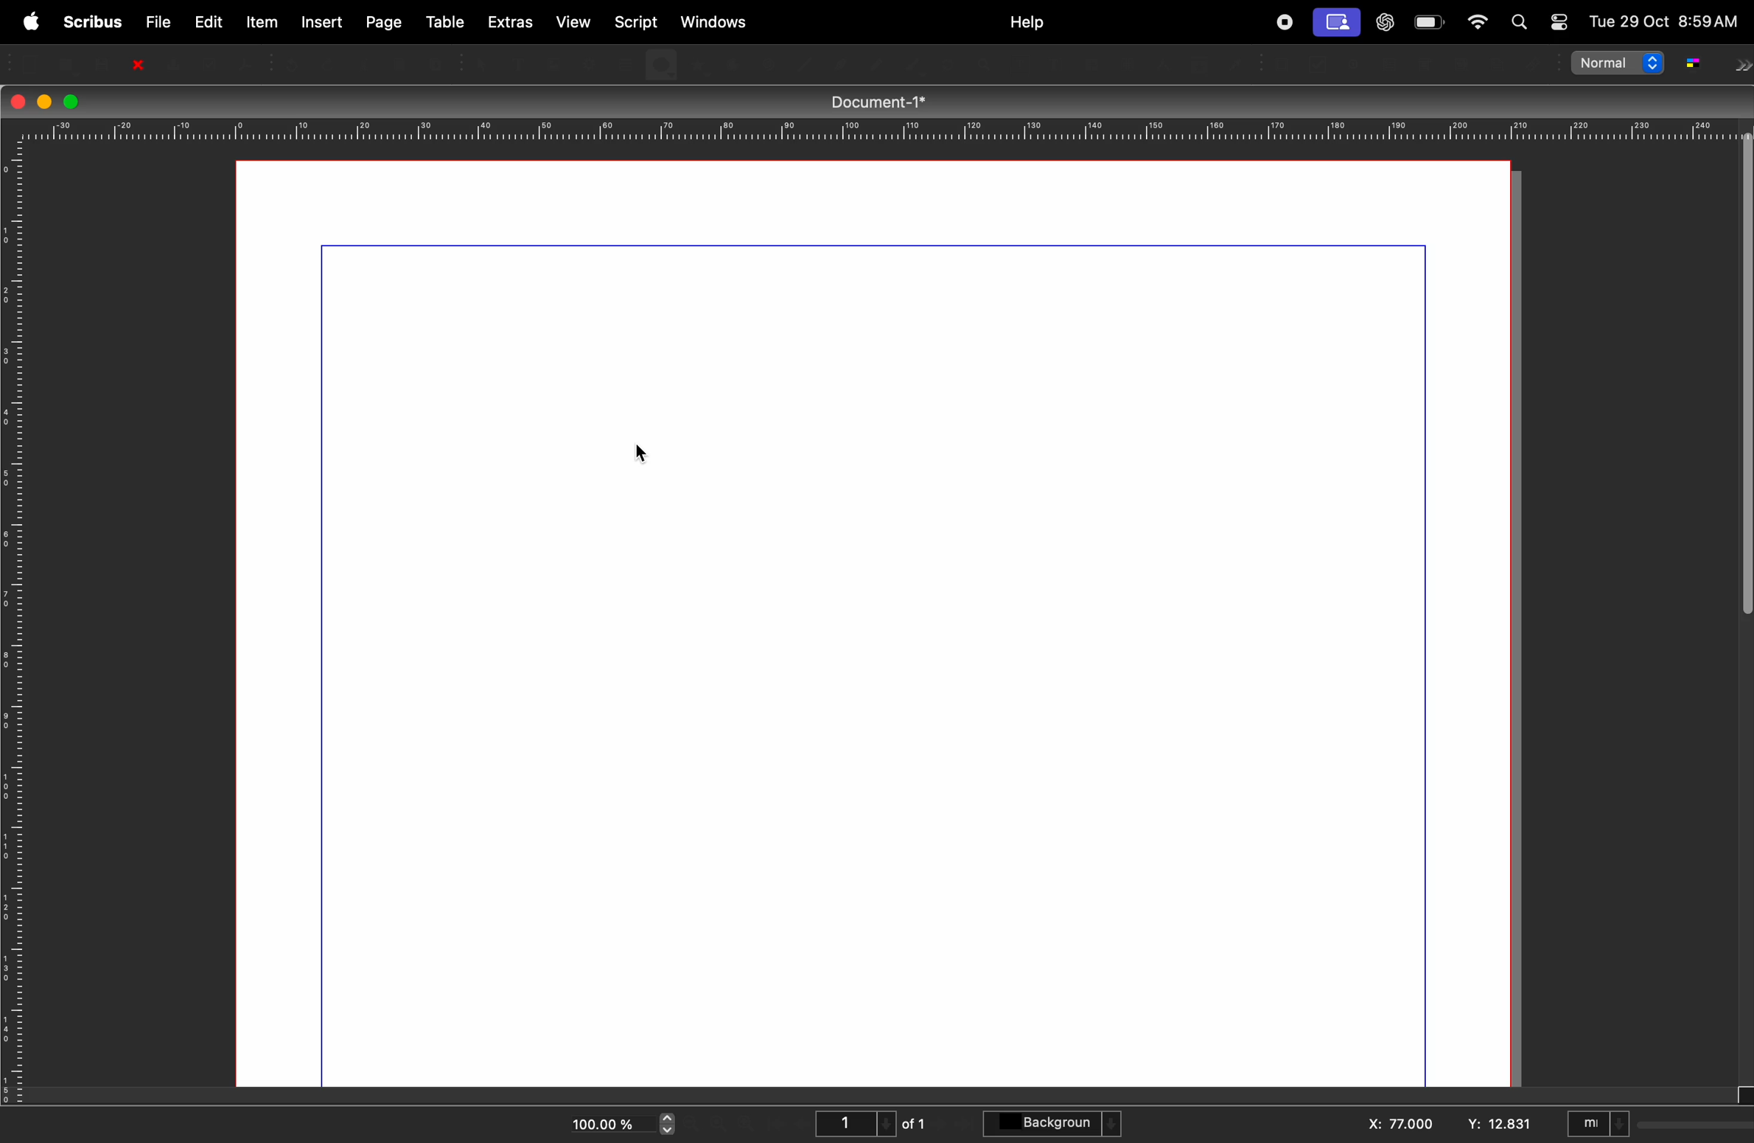 Image resolution: width=1754 pixels, height=1143 pixels. Describe the element at coordinates (1556, 17) in the screenshot. I see `toggle` at that location.